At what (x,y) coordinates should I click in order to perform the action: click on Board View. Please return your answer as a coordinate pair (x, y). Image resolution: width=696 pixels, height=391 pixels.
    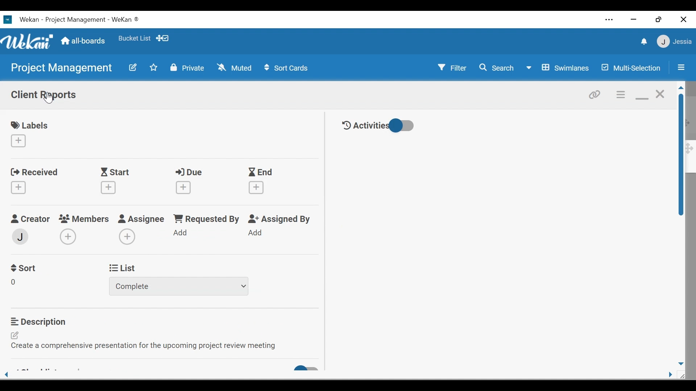
    Looking at the image, I should click on (556, 68).